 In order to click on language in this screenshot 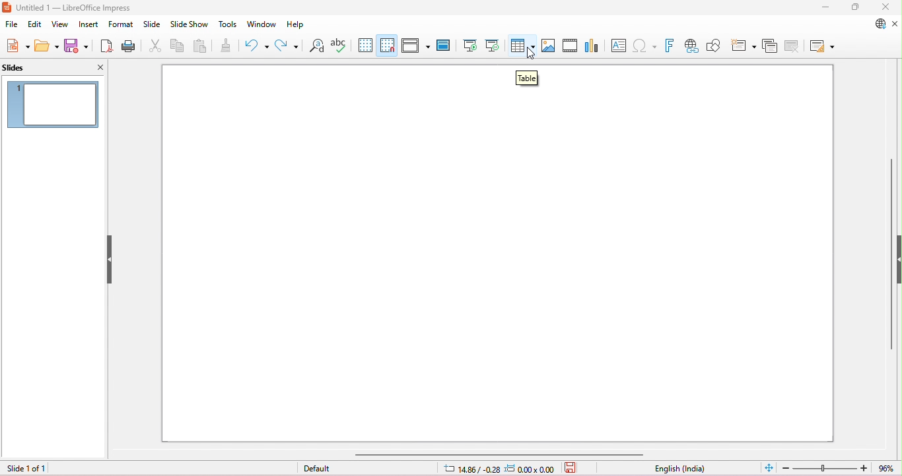, I will do `click(679, 469)`.